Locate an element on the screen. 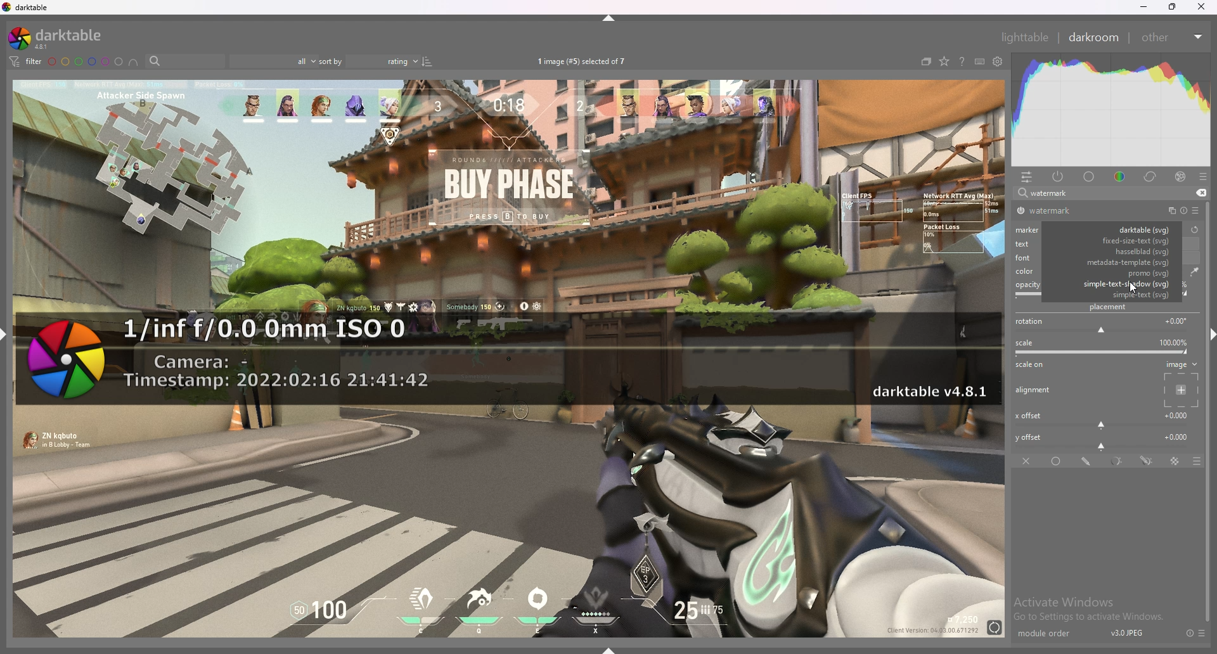 The image size is (1217, 654). text is located at coordinates (1024, 243).